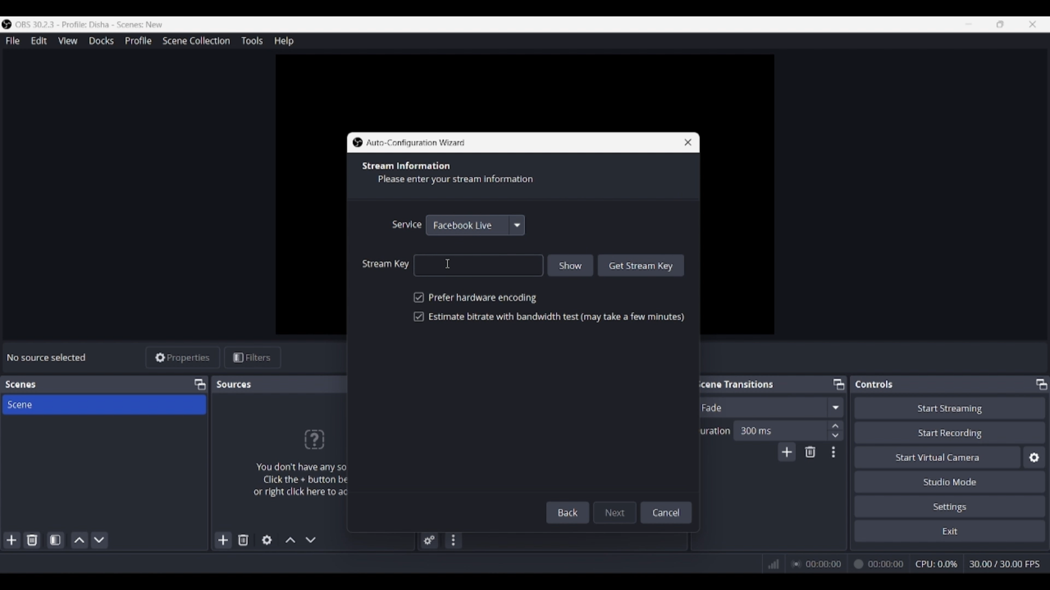  I want to click on Cancel, so click(667, 511).